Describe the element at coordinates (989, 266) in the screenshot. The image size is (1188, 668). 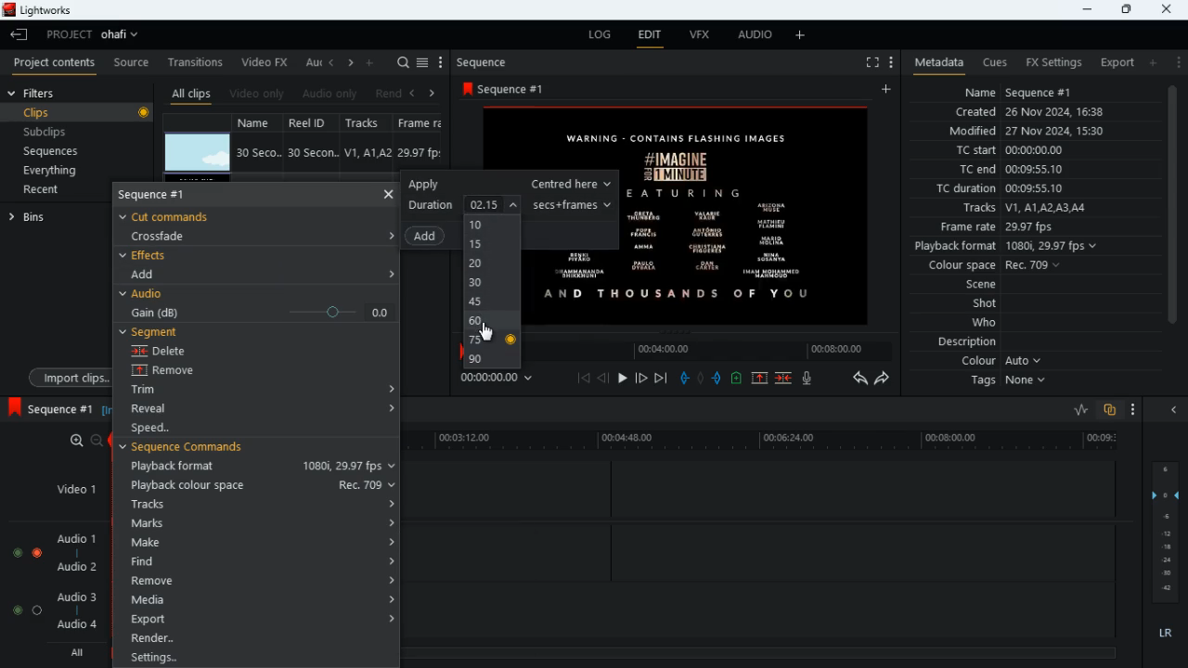
I see `colour space` at that location.